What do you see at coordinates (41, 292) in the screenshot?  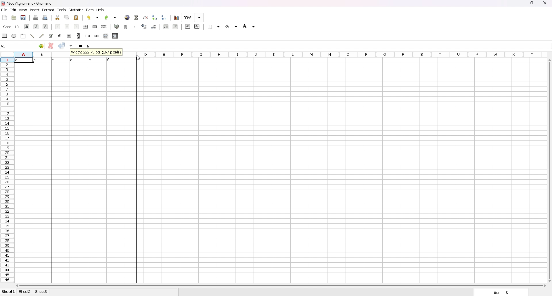 I see `sheet 3` at bounding box center [41, 292].